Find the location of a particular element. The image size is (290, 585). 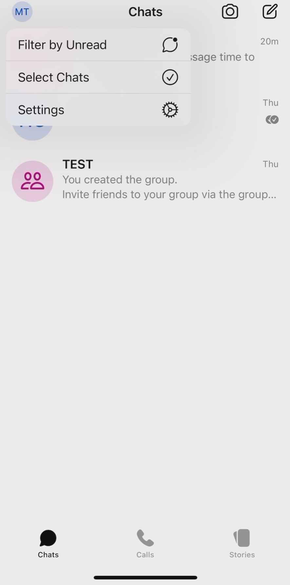

stories is located at coordinates (243, 545).